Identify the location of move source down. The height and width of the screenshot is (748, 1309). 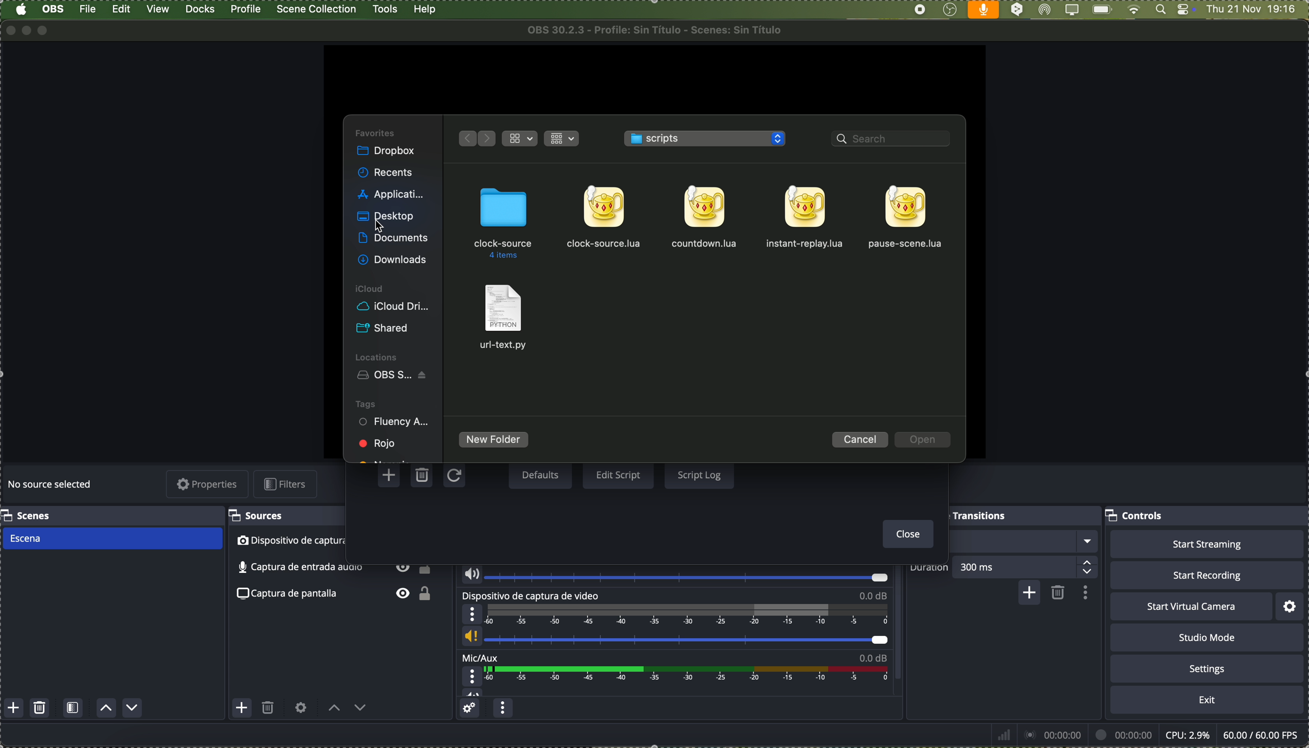
(359, 710).